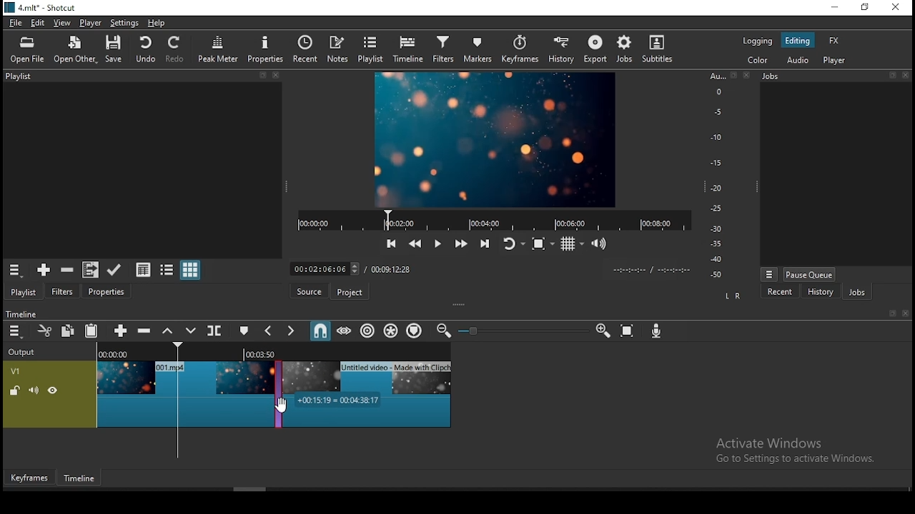  Describe the element at coordinates (442, 331) in the screenshot. I see `zoom timeline out` at that location.